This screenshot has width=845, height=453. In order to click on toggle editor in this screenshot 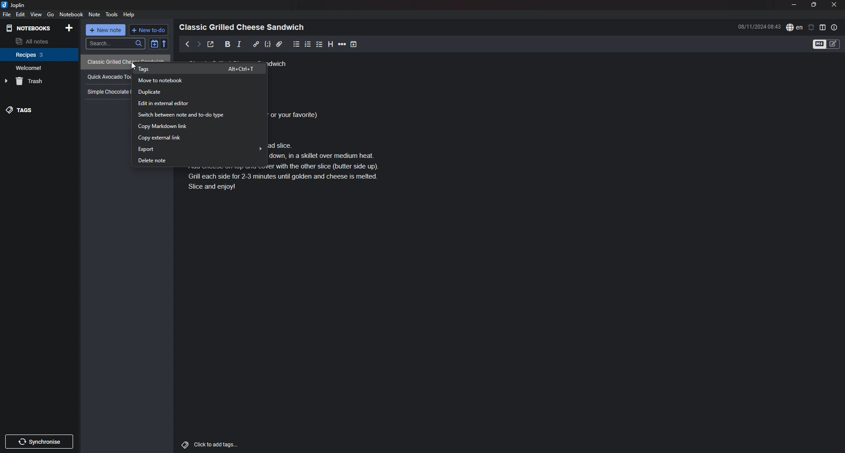, I will do `click(827, 44)`.